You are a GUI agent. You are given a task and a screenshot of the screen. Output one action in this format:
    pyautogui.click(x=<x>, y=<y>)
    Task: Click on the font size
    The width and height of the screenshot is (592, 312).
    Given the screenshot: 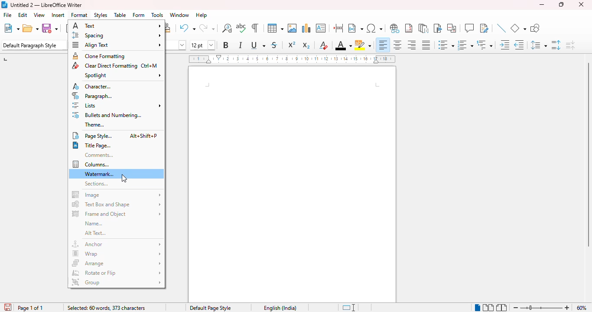 What is the action you would take?
    pyautogui.click(x=202, y=45)
    